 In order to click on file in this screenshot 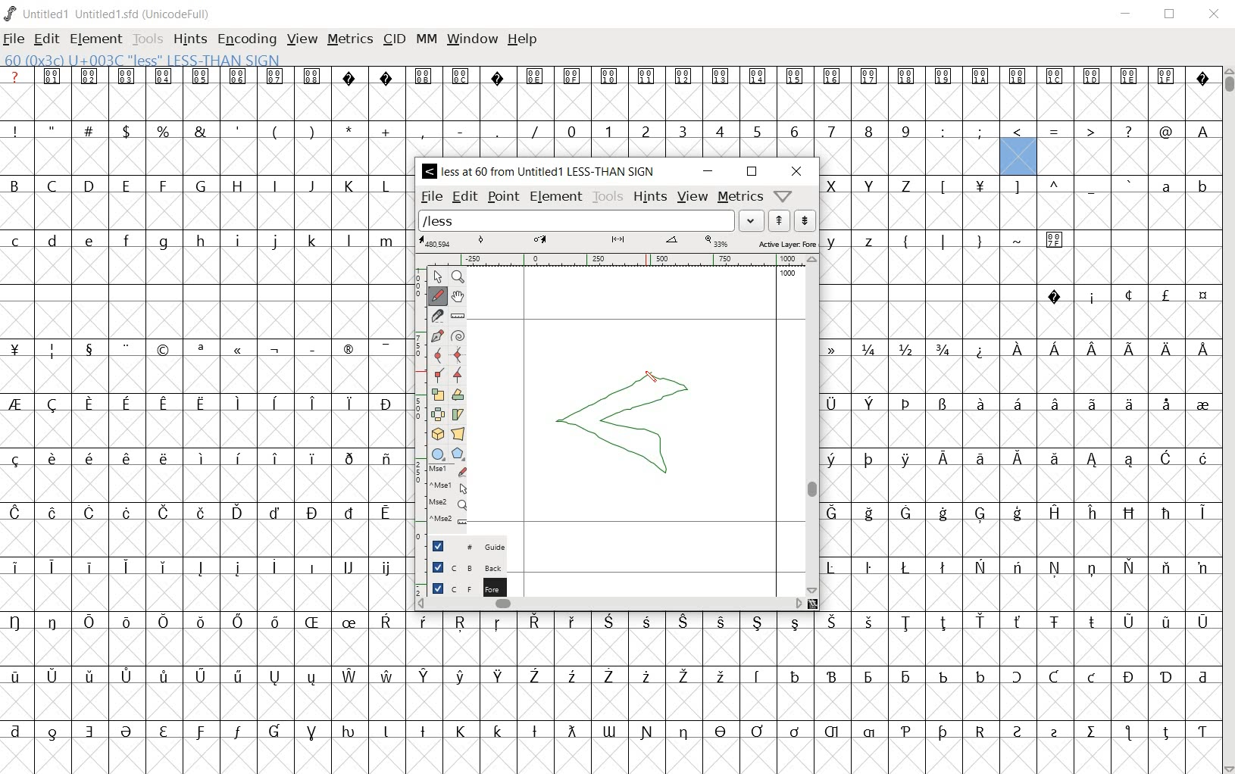, I will do `click(432, 196)`.